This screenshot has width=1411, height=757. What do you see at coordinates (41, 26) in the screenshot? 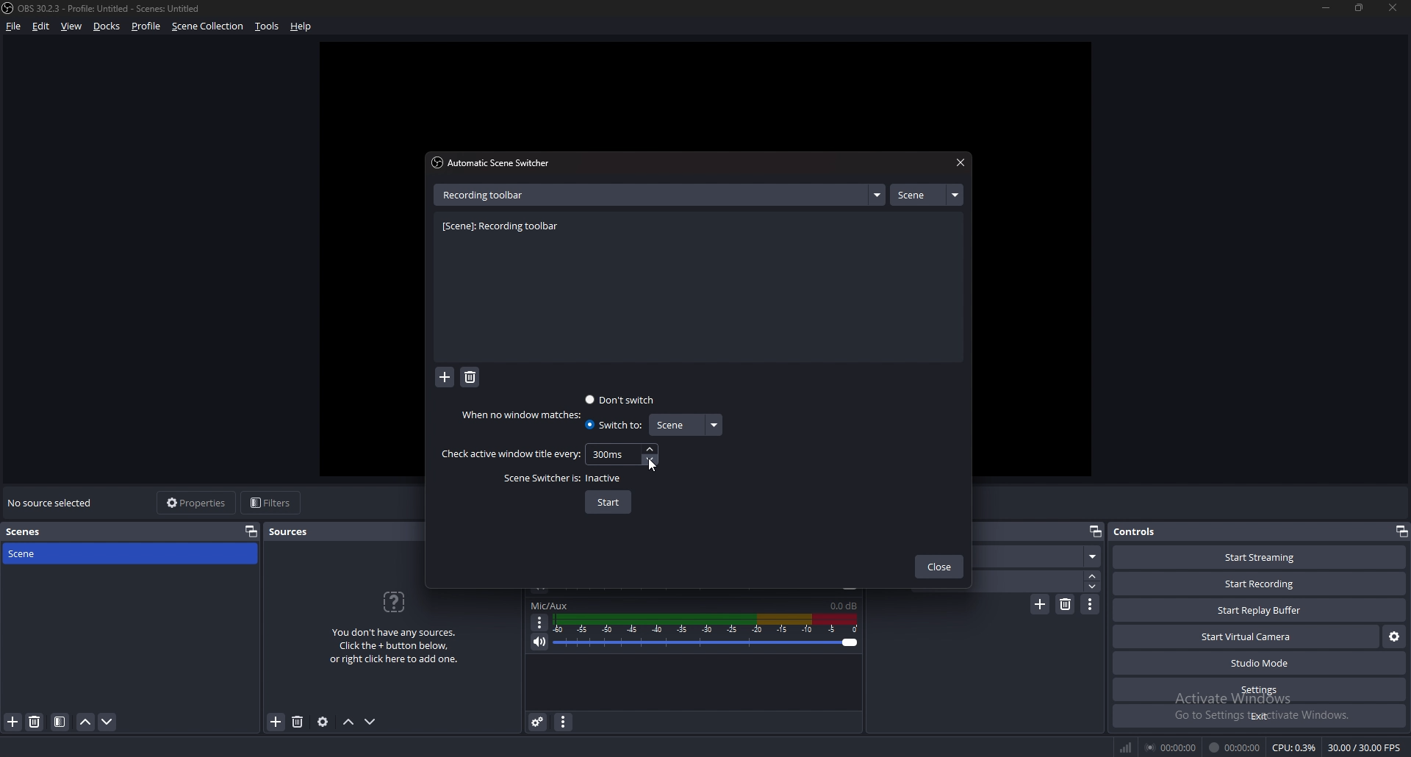
I see `edit` at bounding box center [41, 26].